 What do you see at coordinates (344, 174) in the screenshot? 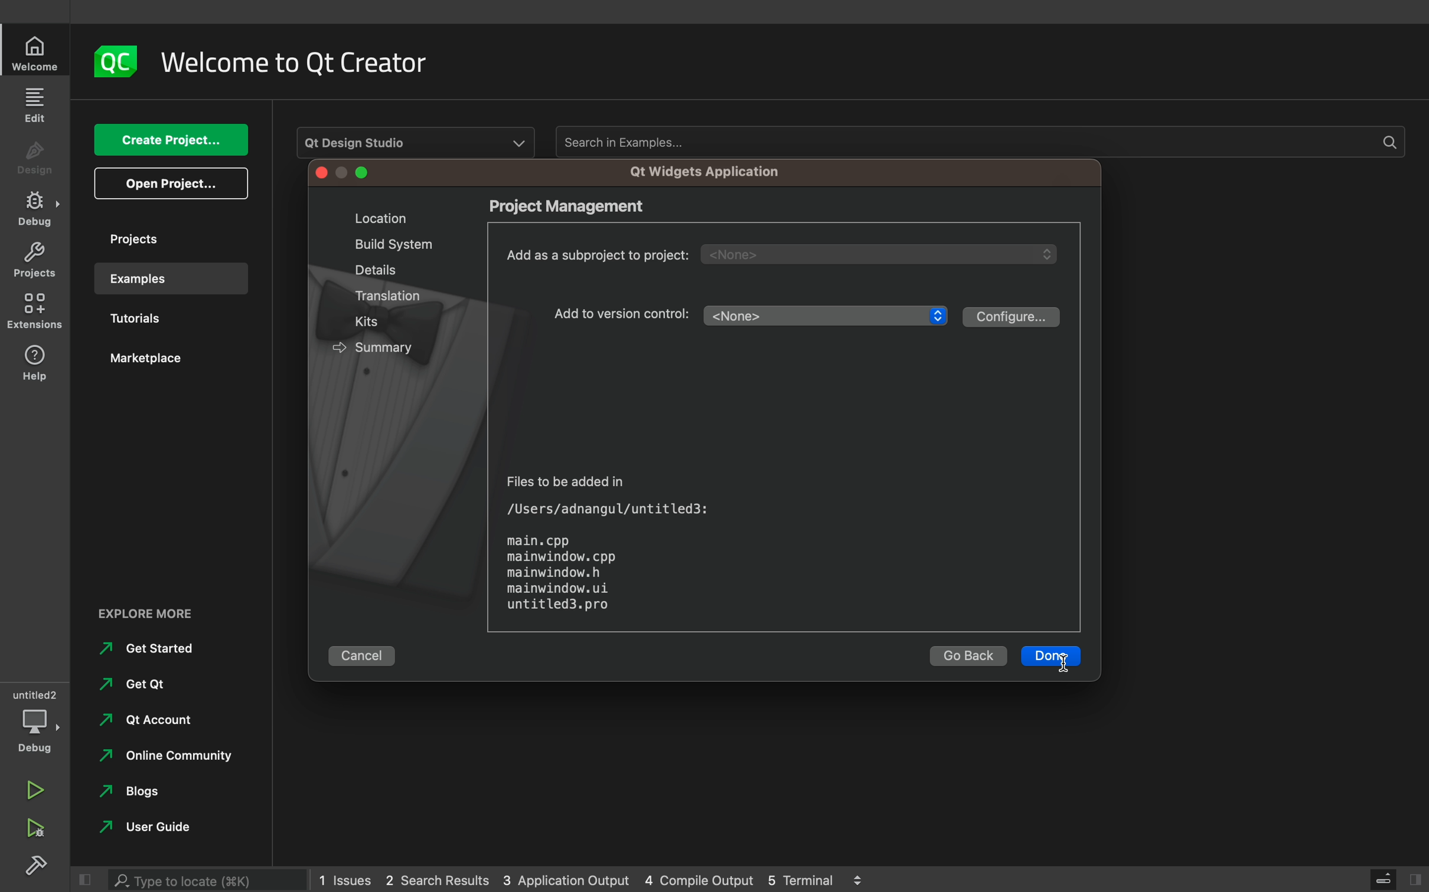
I see `window control` at bounding box center [344, 174].